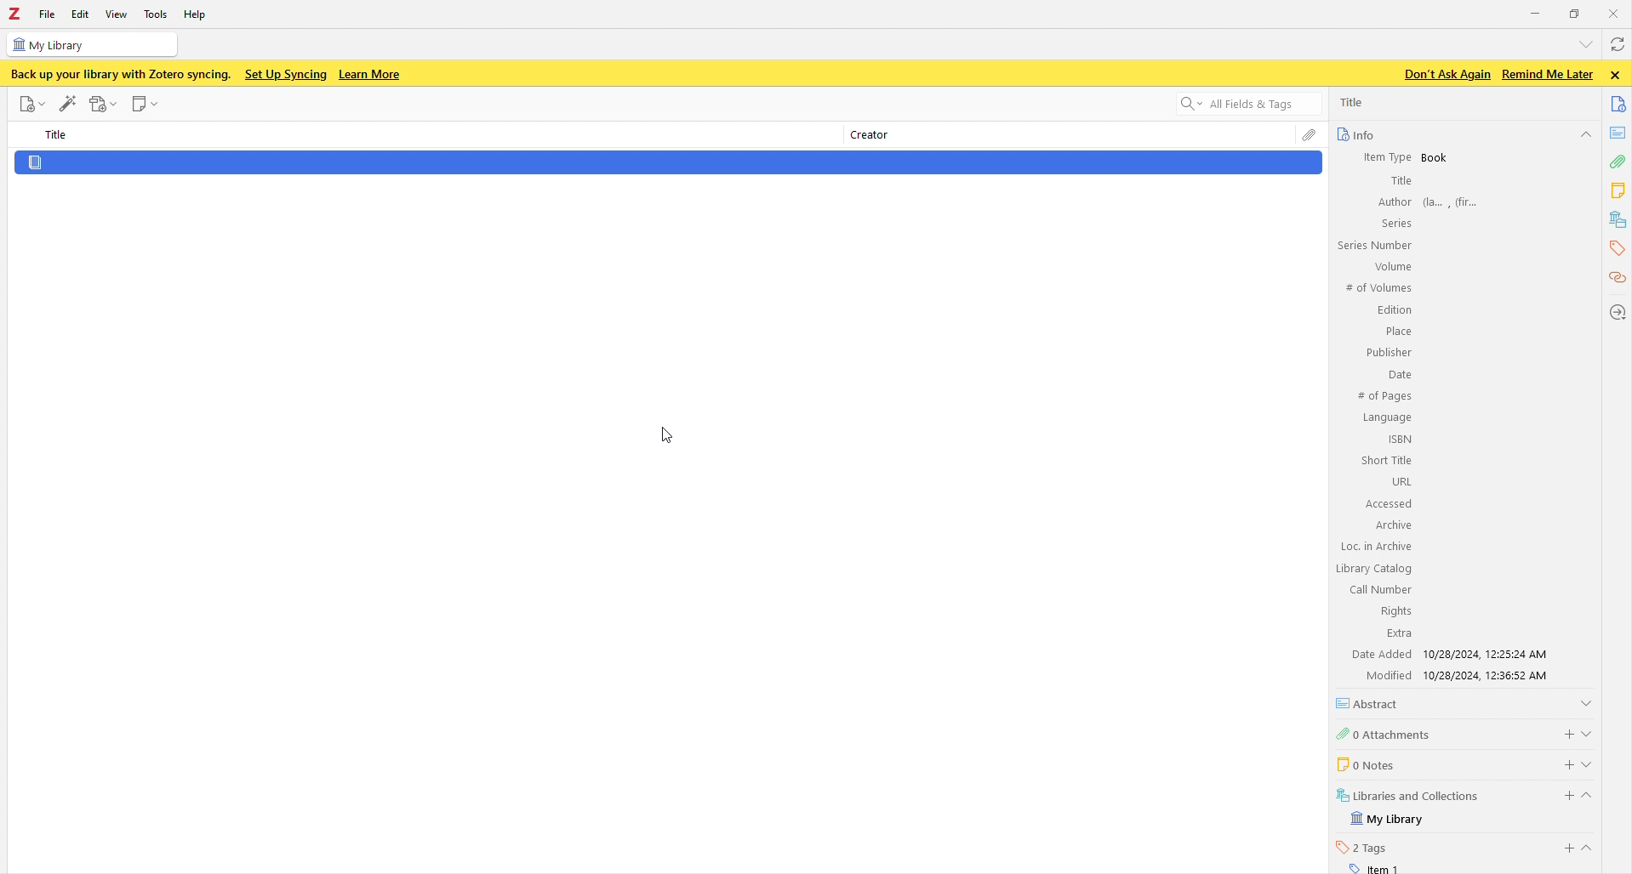  Describe the element at coordinates (1394, 223) in the screenshot. I see `Series` at that location.